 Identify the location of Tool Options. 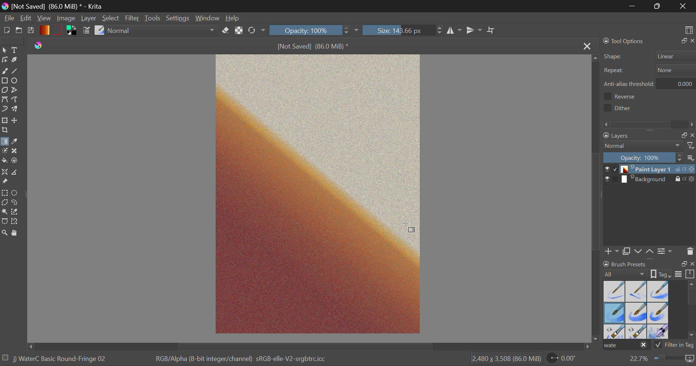
(624, 41).